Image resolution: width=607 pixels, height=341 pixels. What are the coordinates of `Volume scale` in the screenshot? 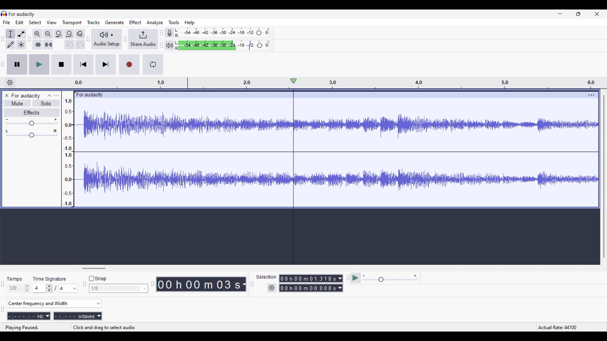 It's located at (31, 122).